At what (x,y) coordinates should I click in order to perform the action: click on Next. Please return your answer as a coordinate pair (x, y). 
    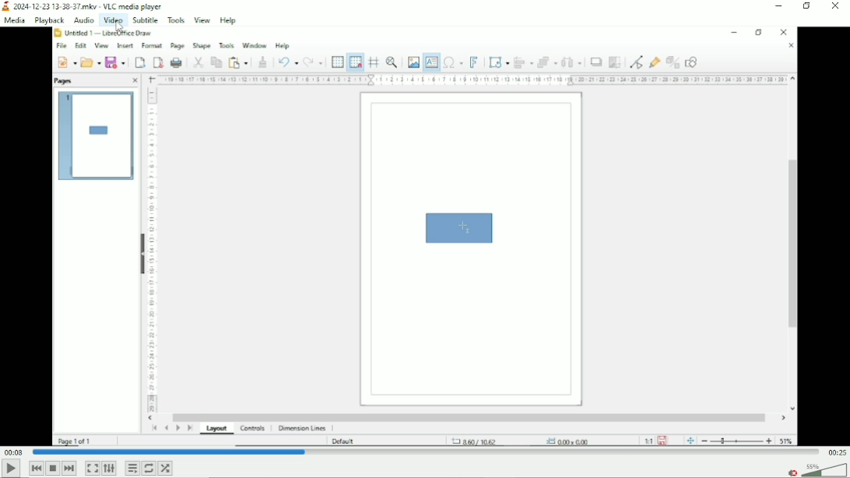
    Looking at the image, I should click on (69, 468).